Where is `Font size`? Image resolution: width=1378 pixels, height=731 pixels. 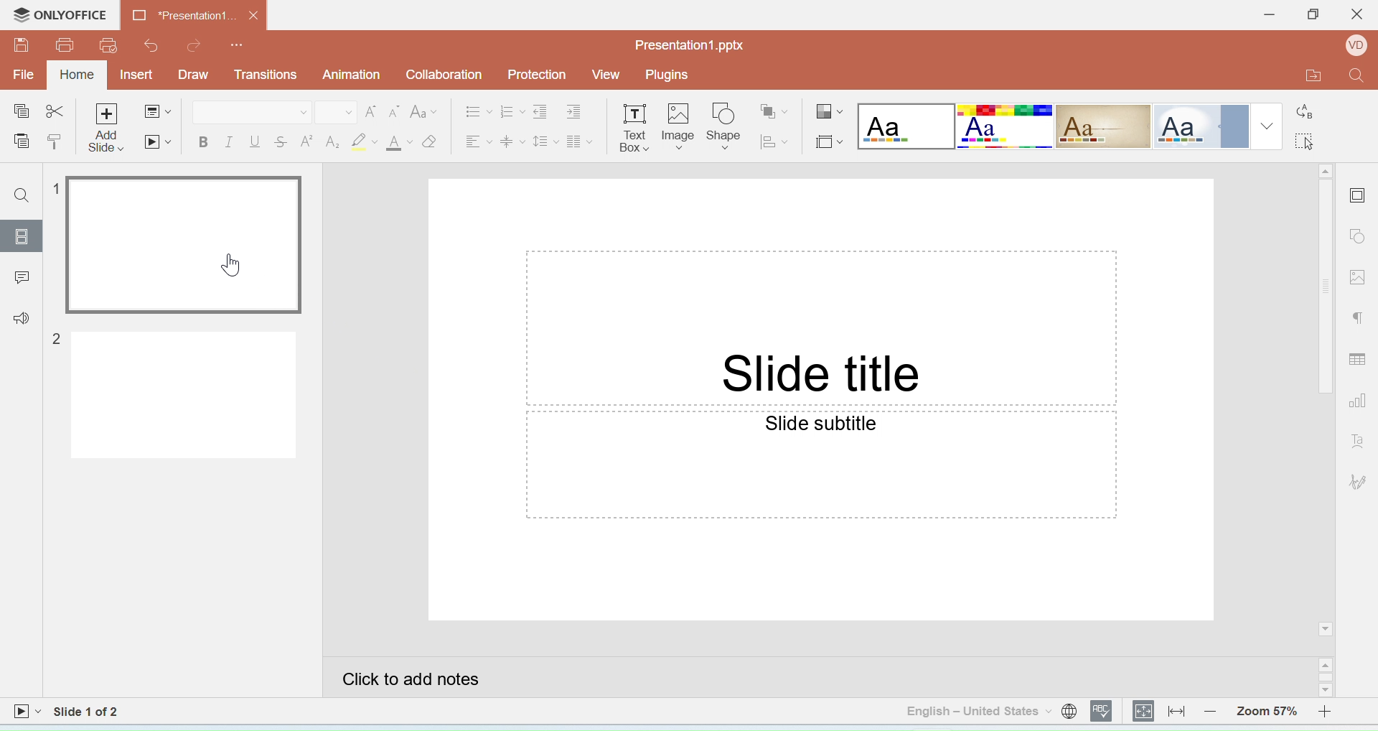
Font size is located at coordinates (336, 113).